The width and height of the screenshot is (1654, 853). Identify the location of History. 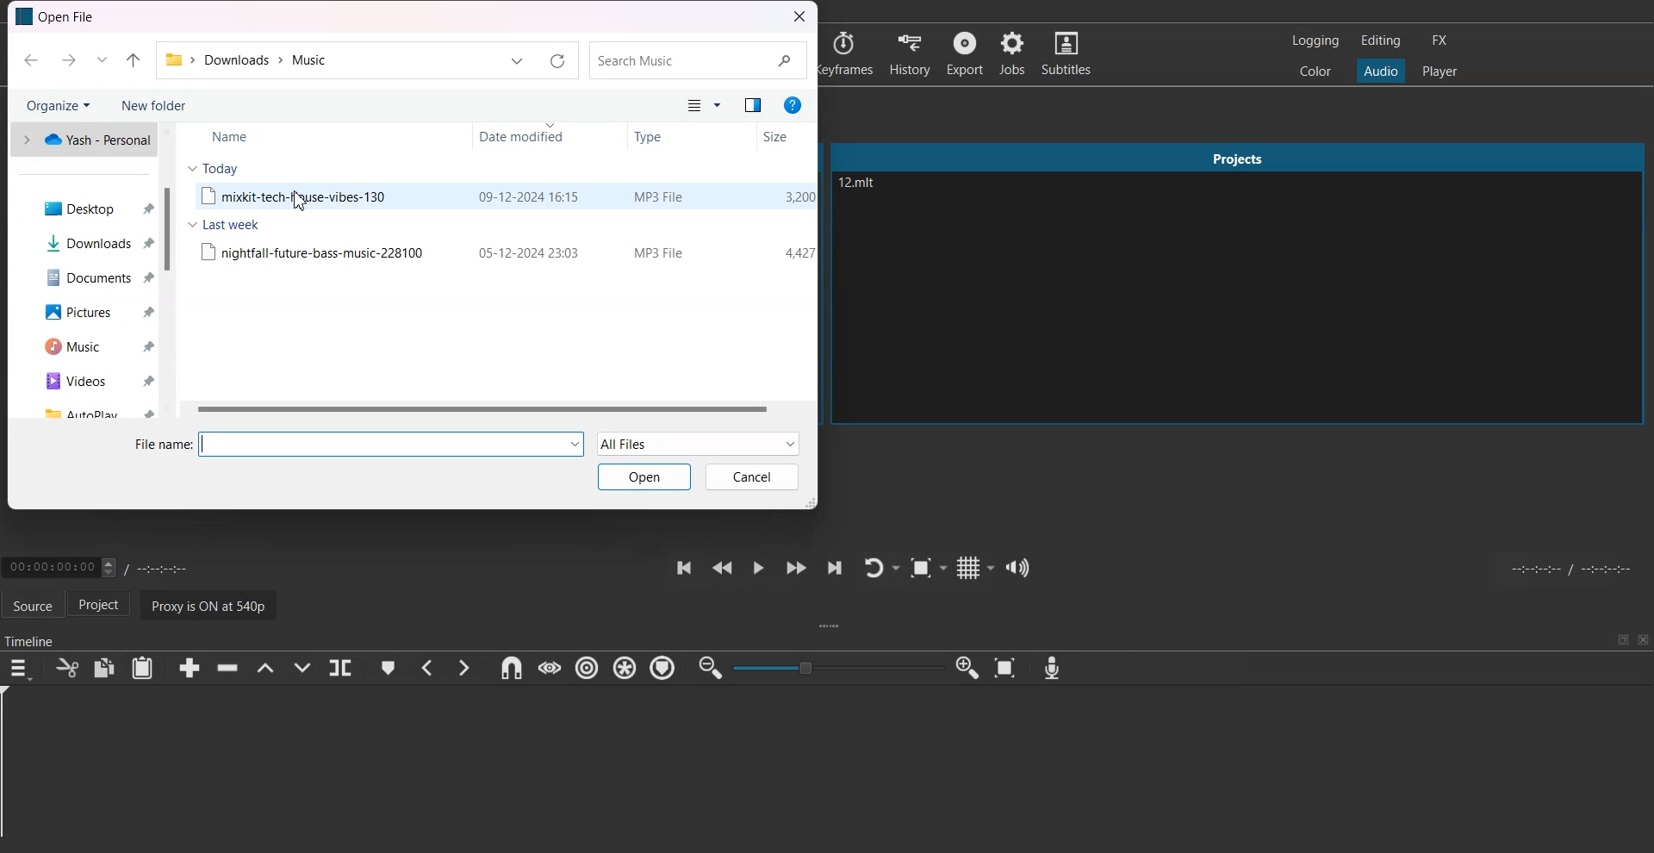
(909, 52).